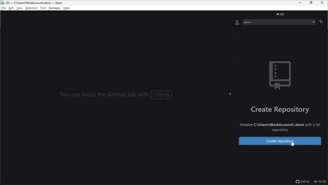  Describe the element at coordinates (12, 8) in the screenshot. I see `edit` at that location.